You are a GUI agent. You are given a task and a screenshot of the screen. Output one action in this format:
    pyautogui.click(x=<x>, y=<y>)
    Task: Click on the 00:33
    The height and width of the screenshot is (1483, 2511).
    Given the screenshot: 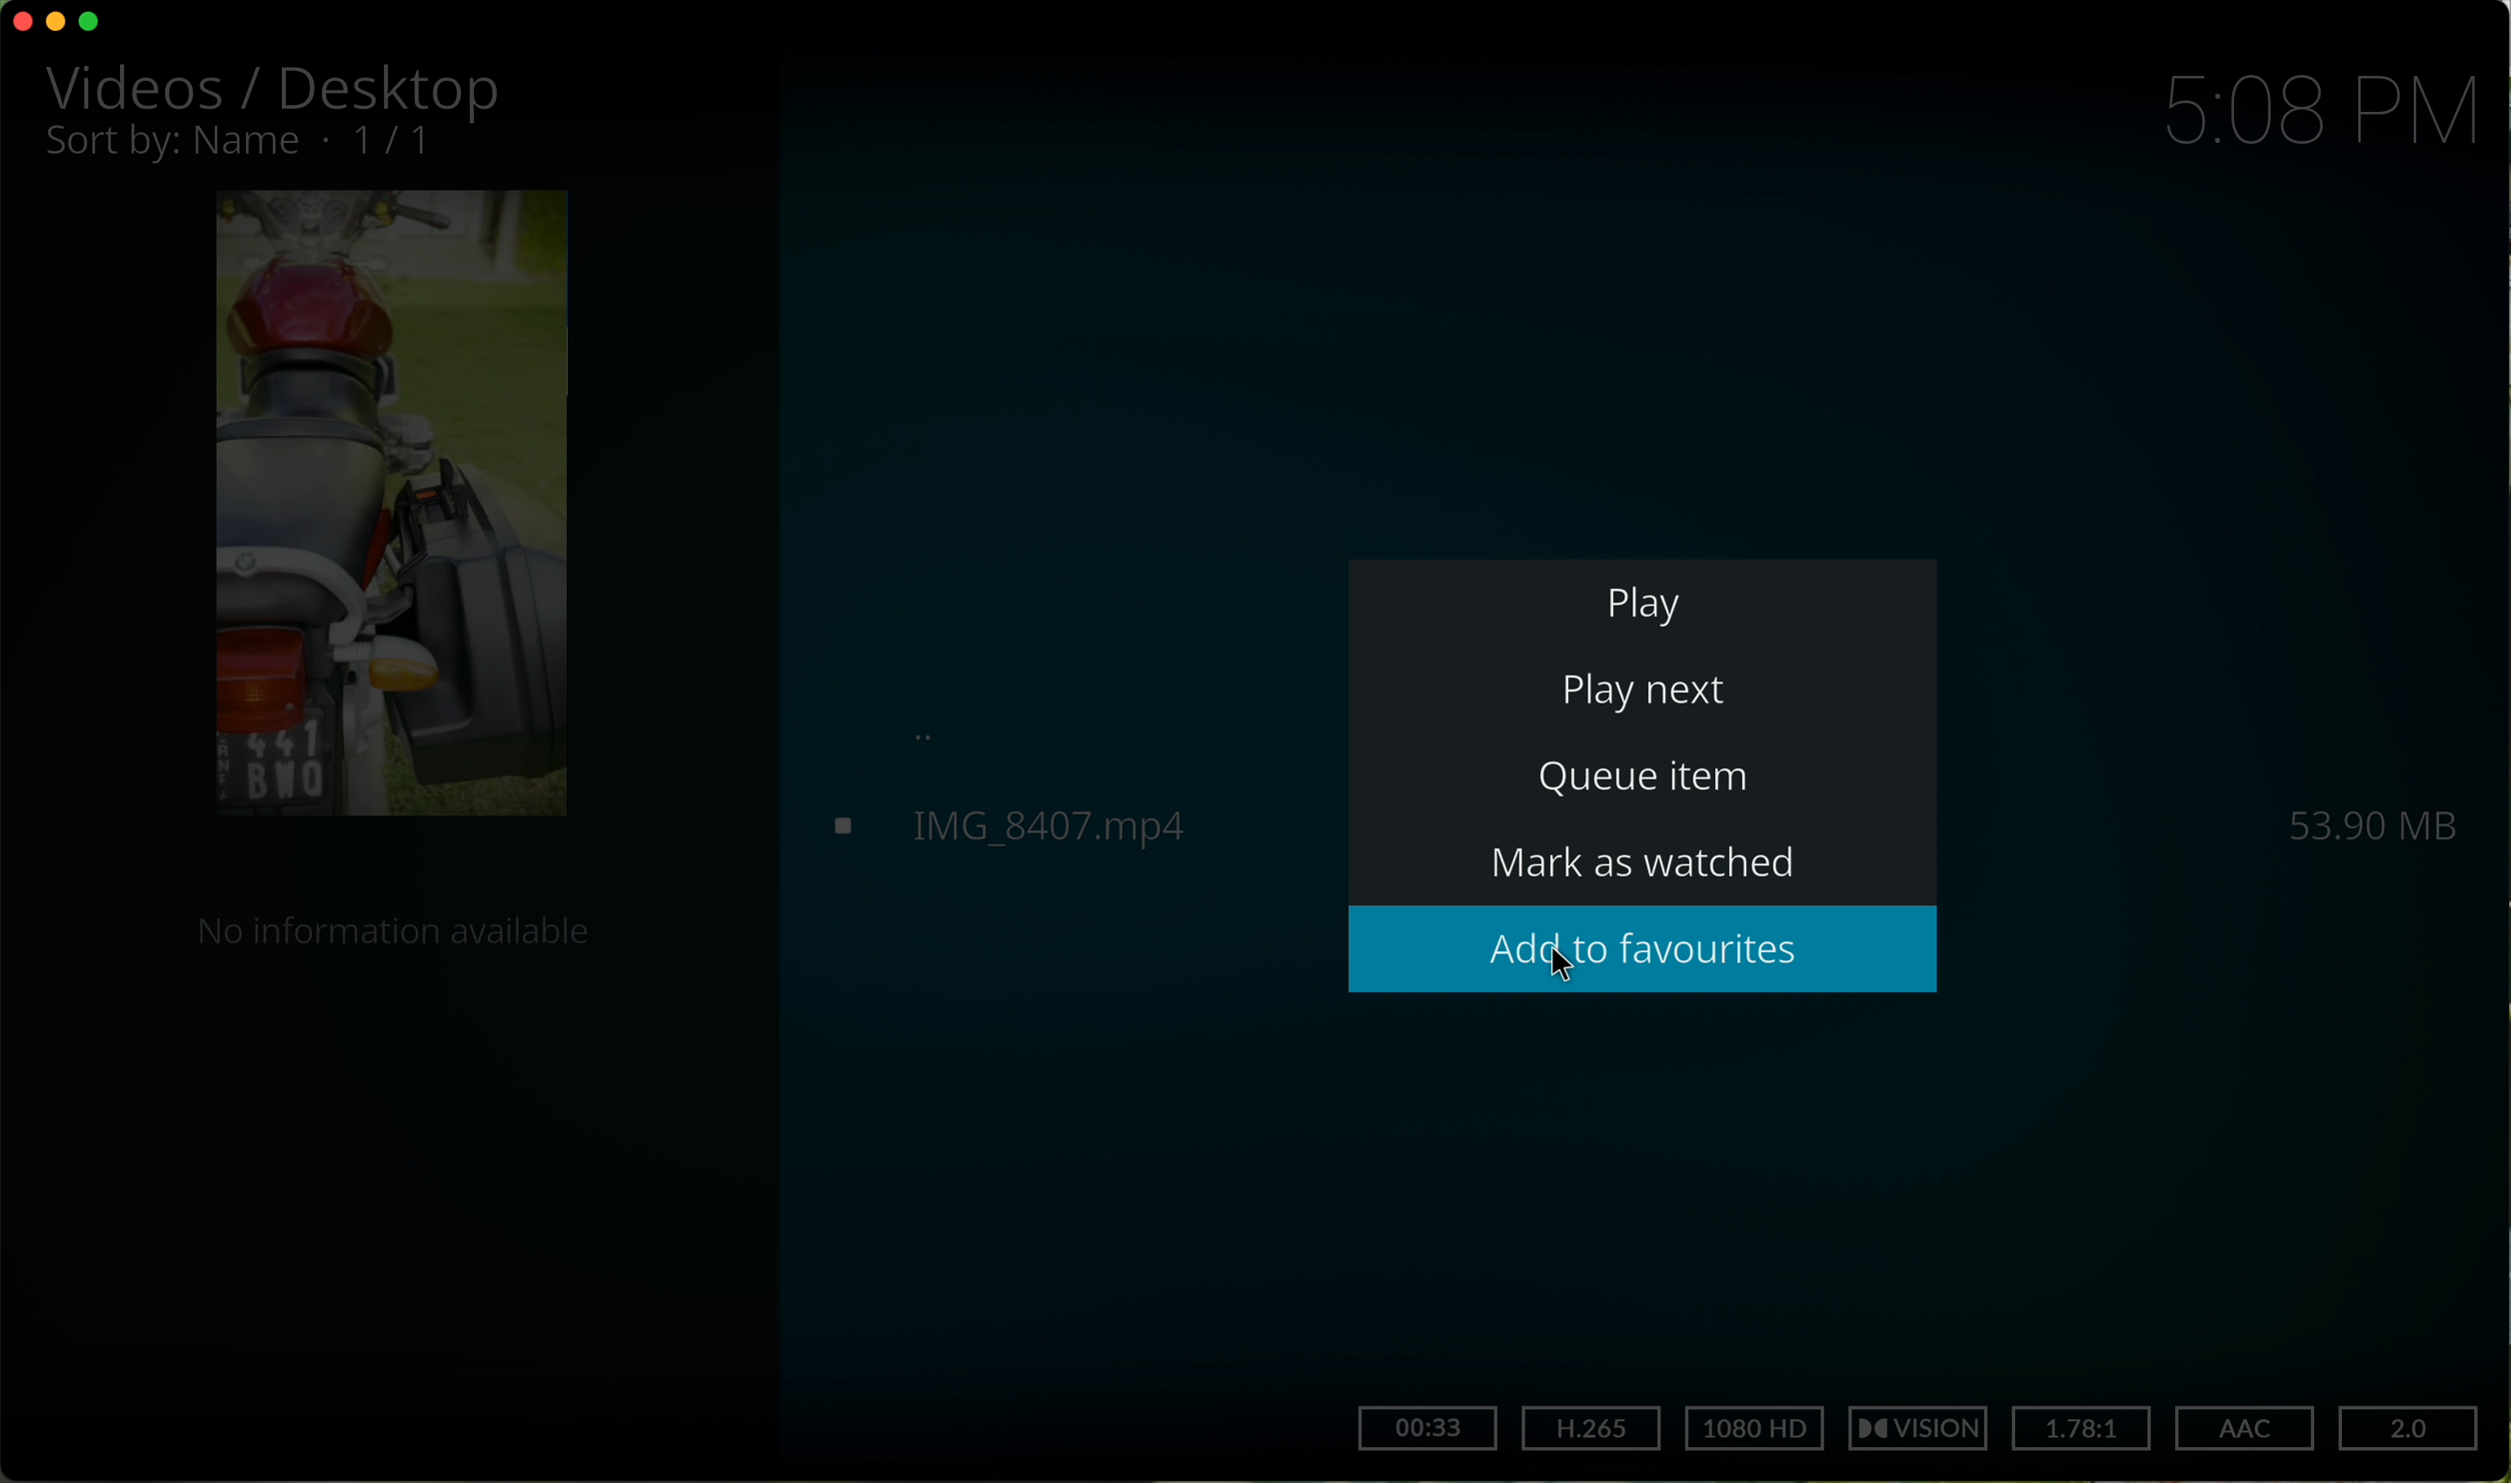 What is the action you would take?
    pyautogui.click(x=1426, y=1428)
    